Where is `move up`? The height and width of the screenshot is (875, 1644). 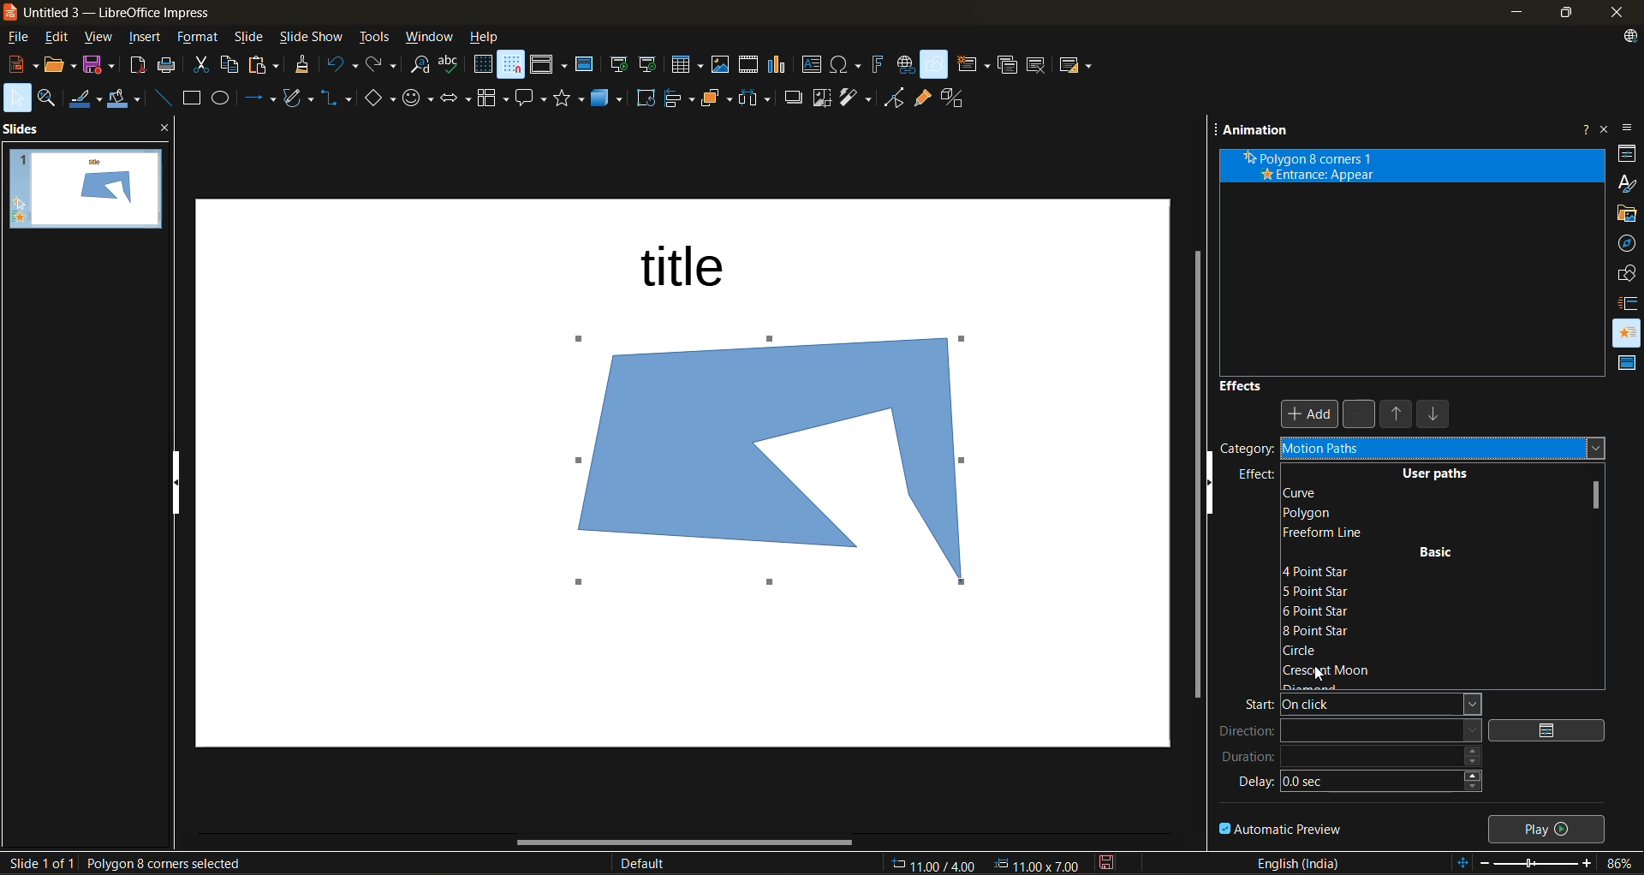 move up is located at coordinates (1400, 416).